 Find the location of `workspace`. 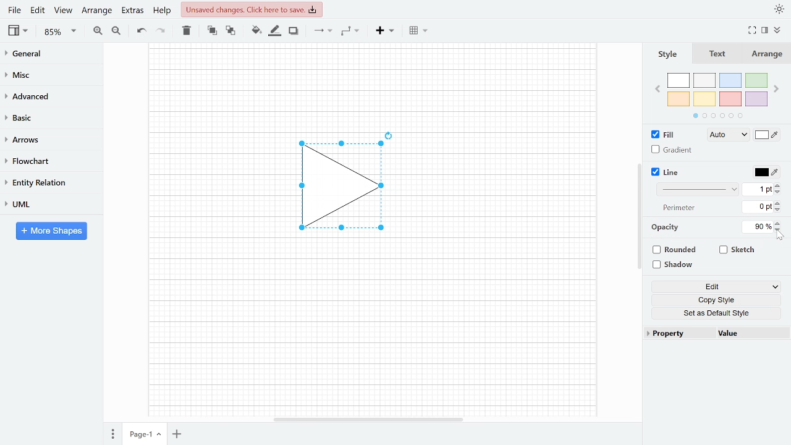

workspace is located at coordinates (506, 187).